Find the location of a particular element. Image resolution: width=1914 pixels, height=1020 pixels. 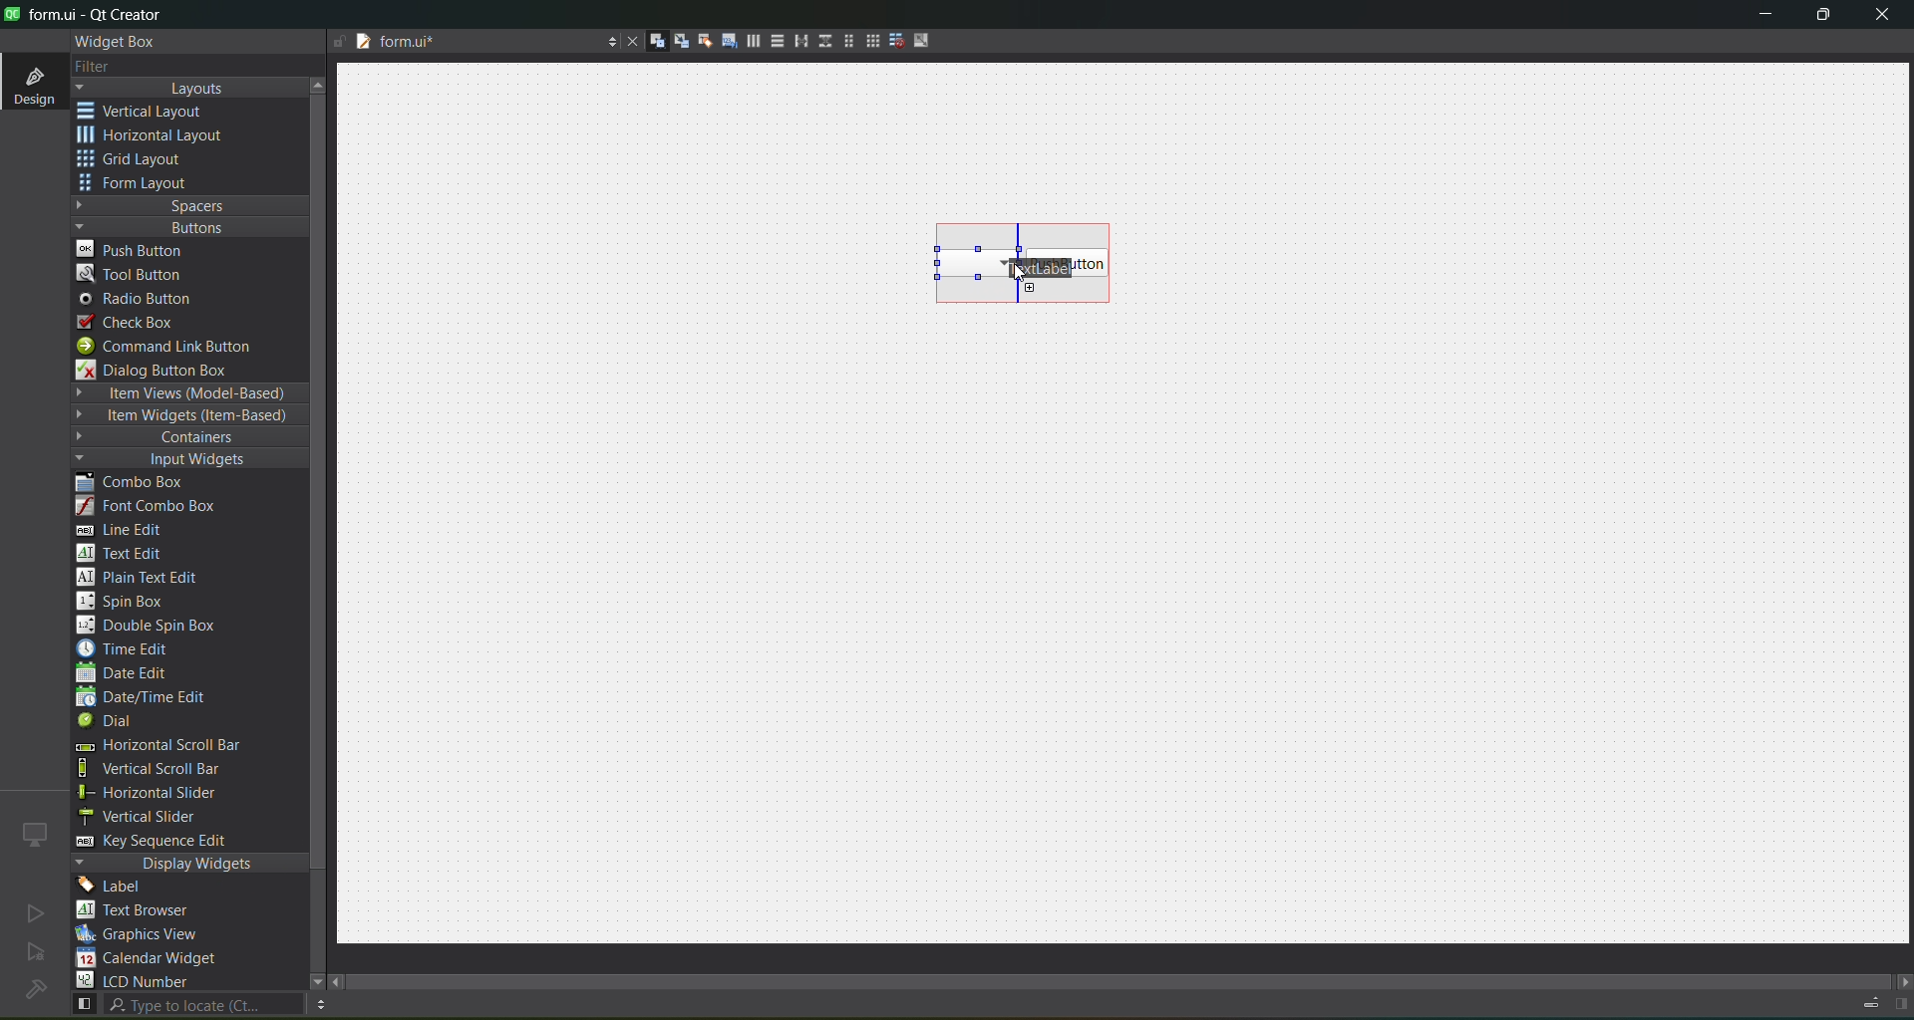

move up is located at coordinates (321, 83).